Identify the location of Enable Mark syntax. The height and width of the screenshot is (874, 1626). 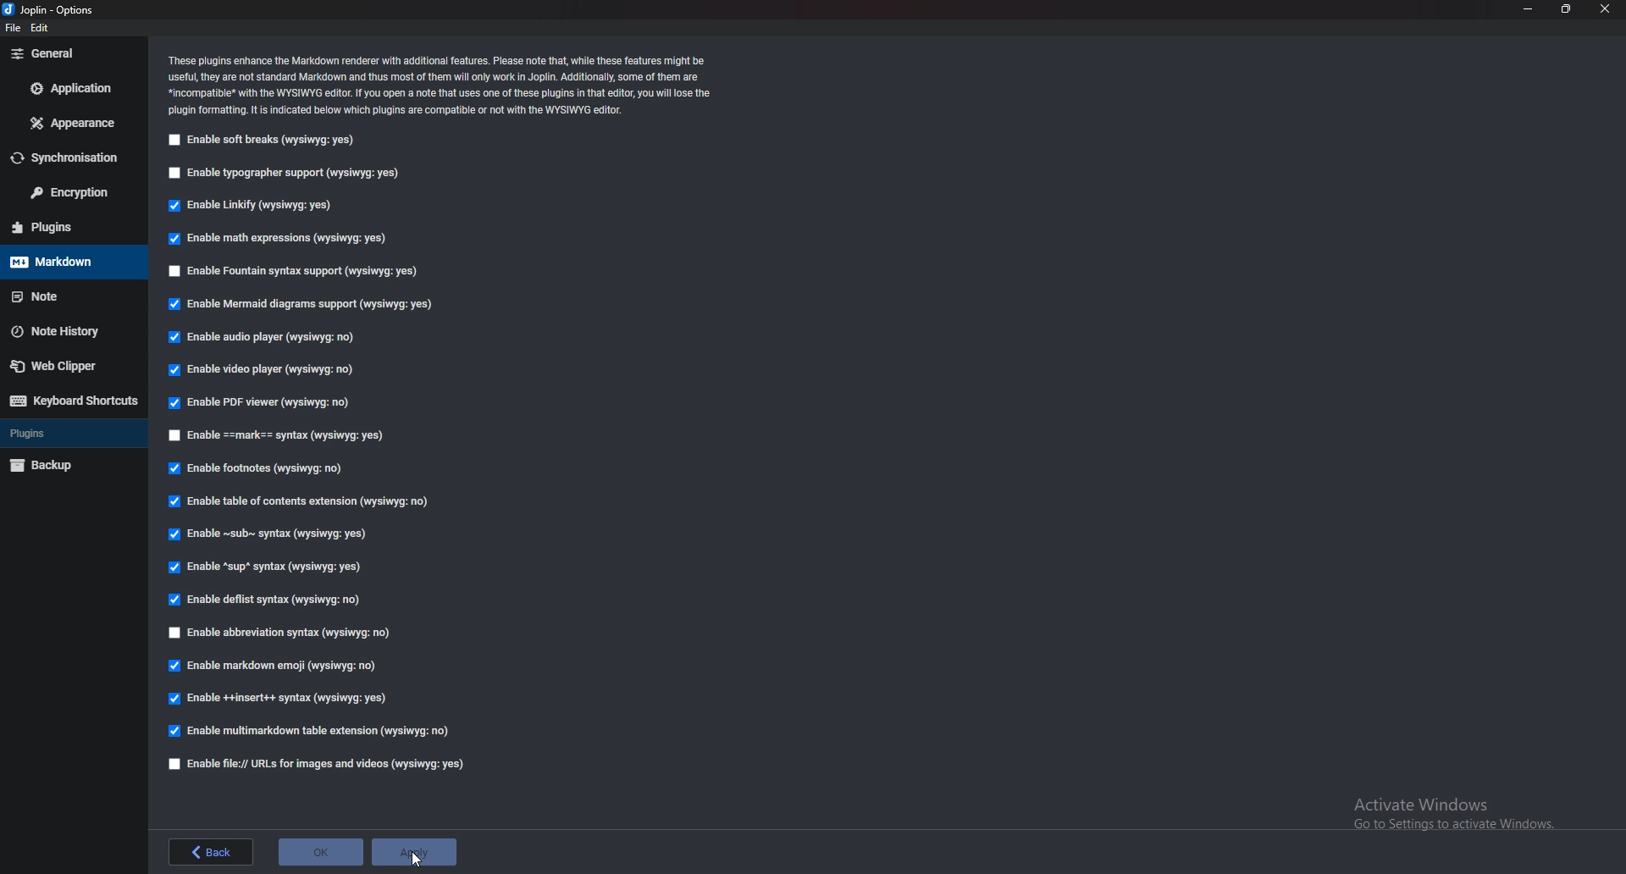
(307, 436).